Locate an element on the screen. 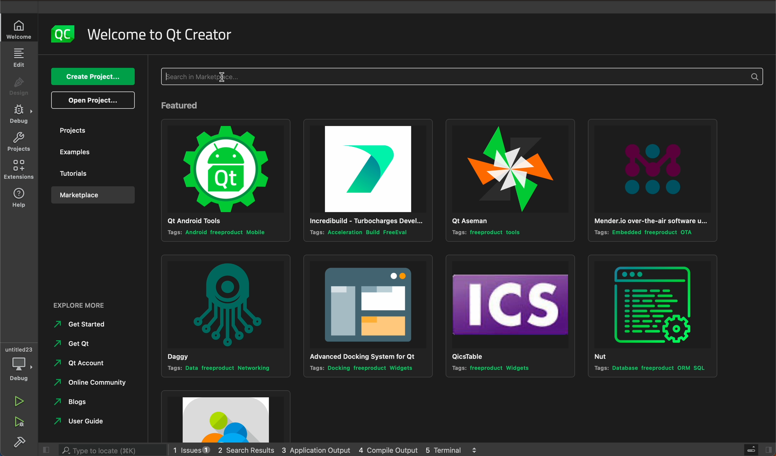  close slide bar is located at coordinates (758, 450).